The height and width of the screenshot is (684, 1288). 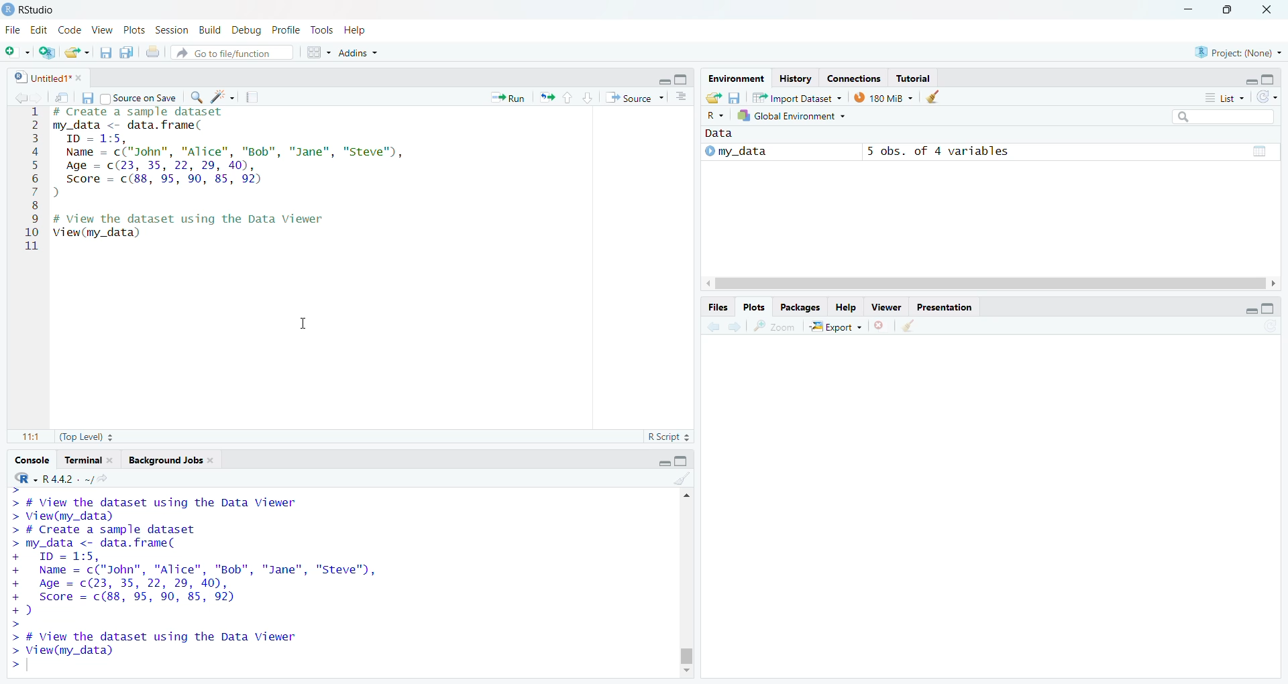 What do you see at coordinates (252, 97) in the screenshot?
I see `Pages` at bounding box center [252, 97].